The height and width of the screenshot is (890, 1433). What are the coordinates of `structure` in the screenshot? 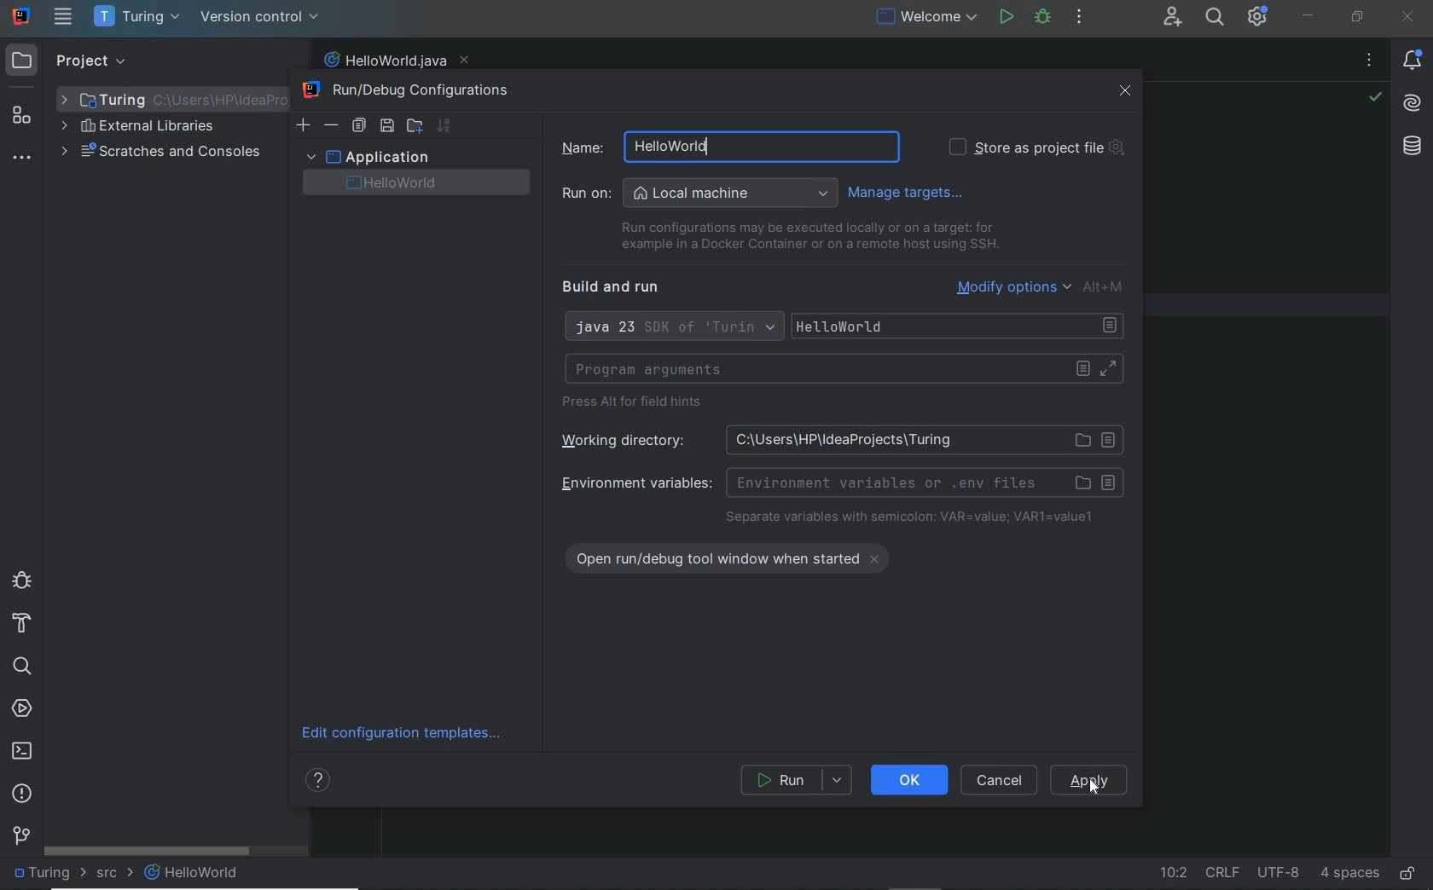 It's located at (22, 116).